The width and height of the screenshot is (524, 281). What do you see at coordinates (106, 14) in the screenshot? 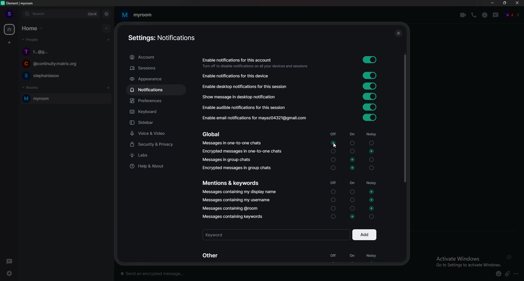
I see `explore` at bounding box center [106, 14].